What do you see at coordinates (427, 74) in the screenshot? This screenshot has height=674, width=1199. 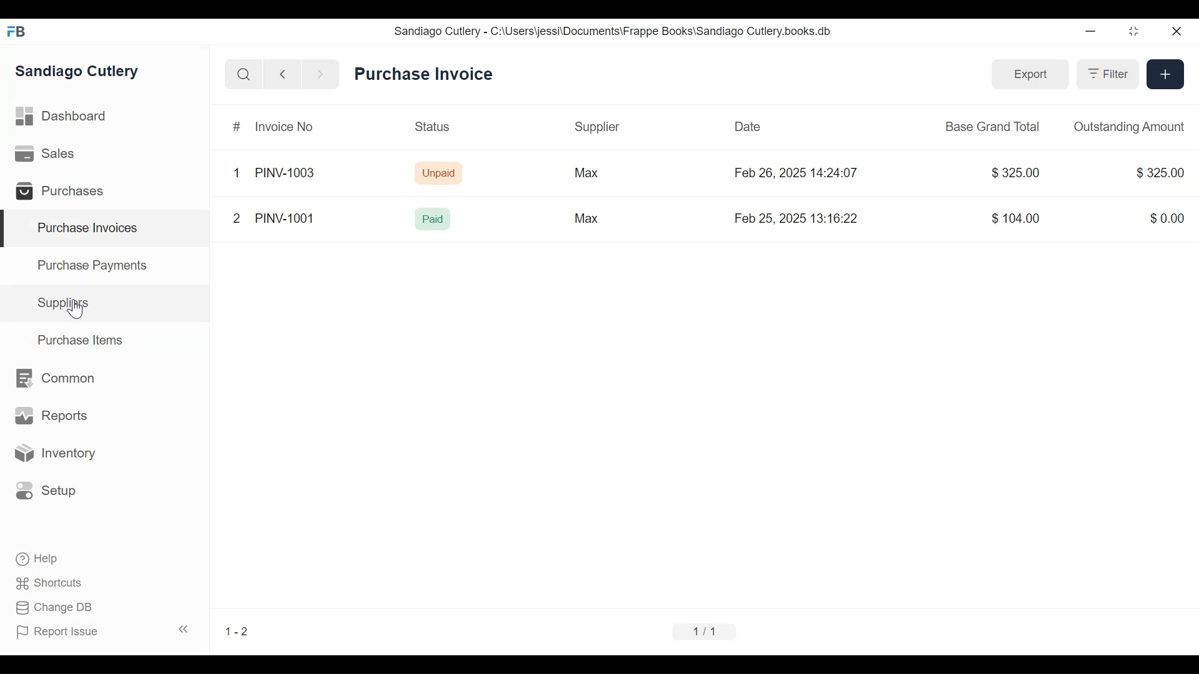 I see `Purchase Invoice` at bounding box center [427, 74].